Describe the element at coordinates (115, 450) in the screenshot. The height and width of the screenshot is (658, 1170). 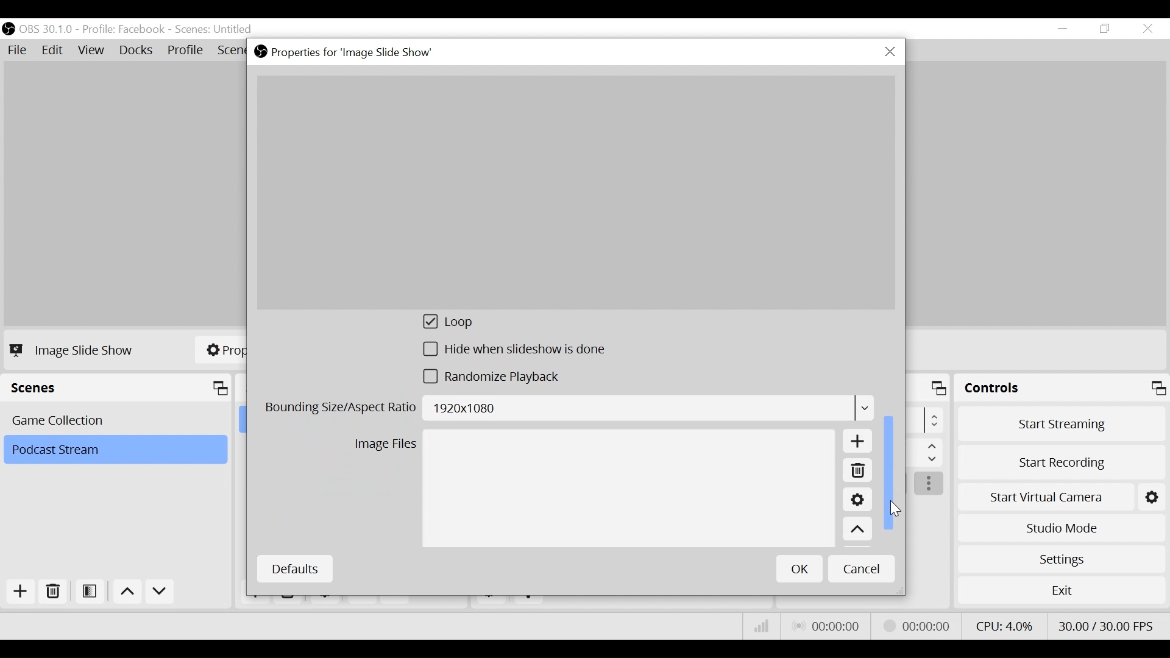
I see `Scene ` at that location.